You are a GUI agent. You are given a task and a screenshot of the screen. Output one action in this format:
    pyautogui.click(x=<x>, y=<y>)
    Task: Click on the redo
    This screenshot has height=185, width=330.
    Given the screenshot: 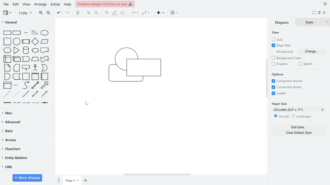 What is the action you would take?
    pyautogui.click(x=67, y=13)
    